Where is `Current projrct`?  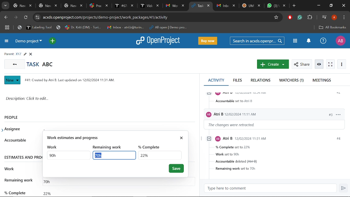
Current projrct is located at coordinates (29, 42).